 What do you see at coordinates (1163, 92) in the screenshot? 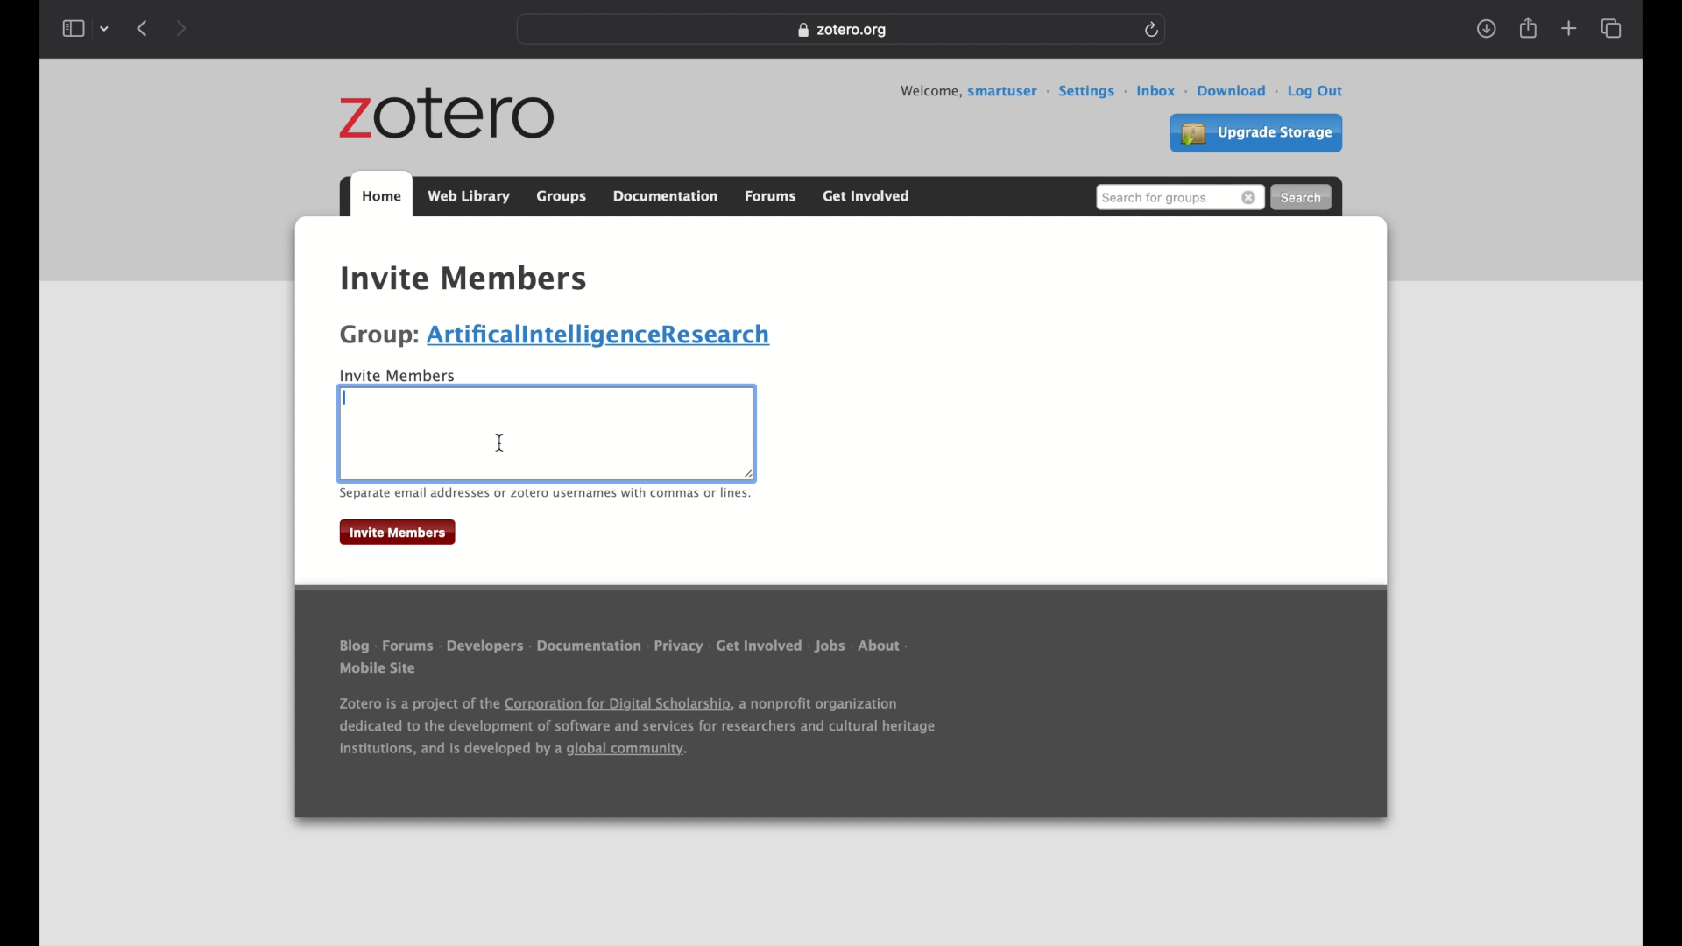
I see `inbox` at bounding box center [1163, 92].